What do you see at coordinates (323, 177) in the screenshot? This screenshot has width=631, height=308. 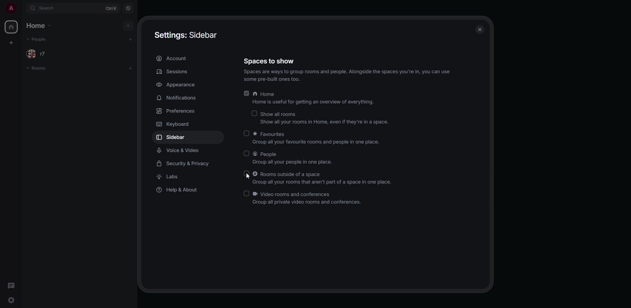 I see ` Rooms outside of a space Group all your rooms that aren't part of a space in one place.` at bounding box center [323, 177].